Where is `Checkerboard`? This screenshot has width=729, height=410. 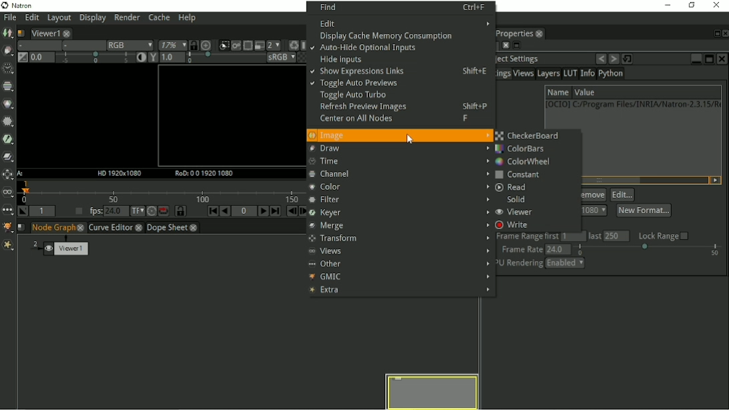
Checkerboard is located at coordinates (529, 136).